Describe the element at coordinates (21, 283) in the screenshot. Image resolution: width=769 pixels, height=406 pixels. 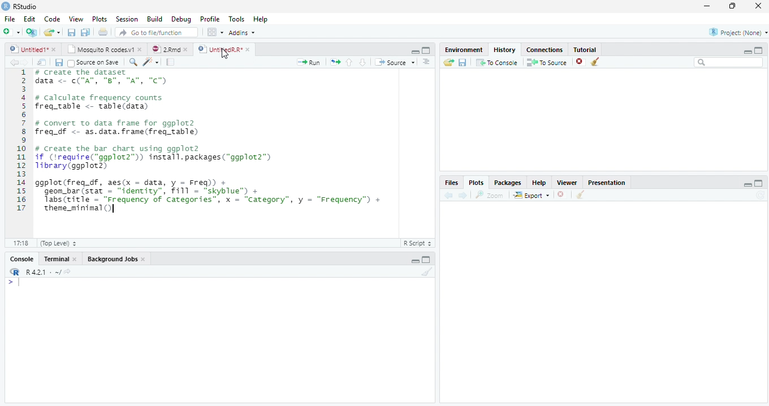
I see `Cursor` at that location.